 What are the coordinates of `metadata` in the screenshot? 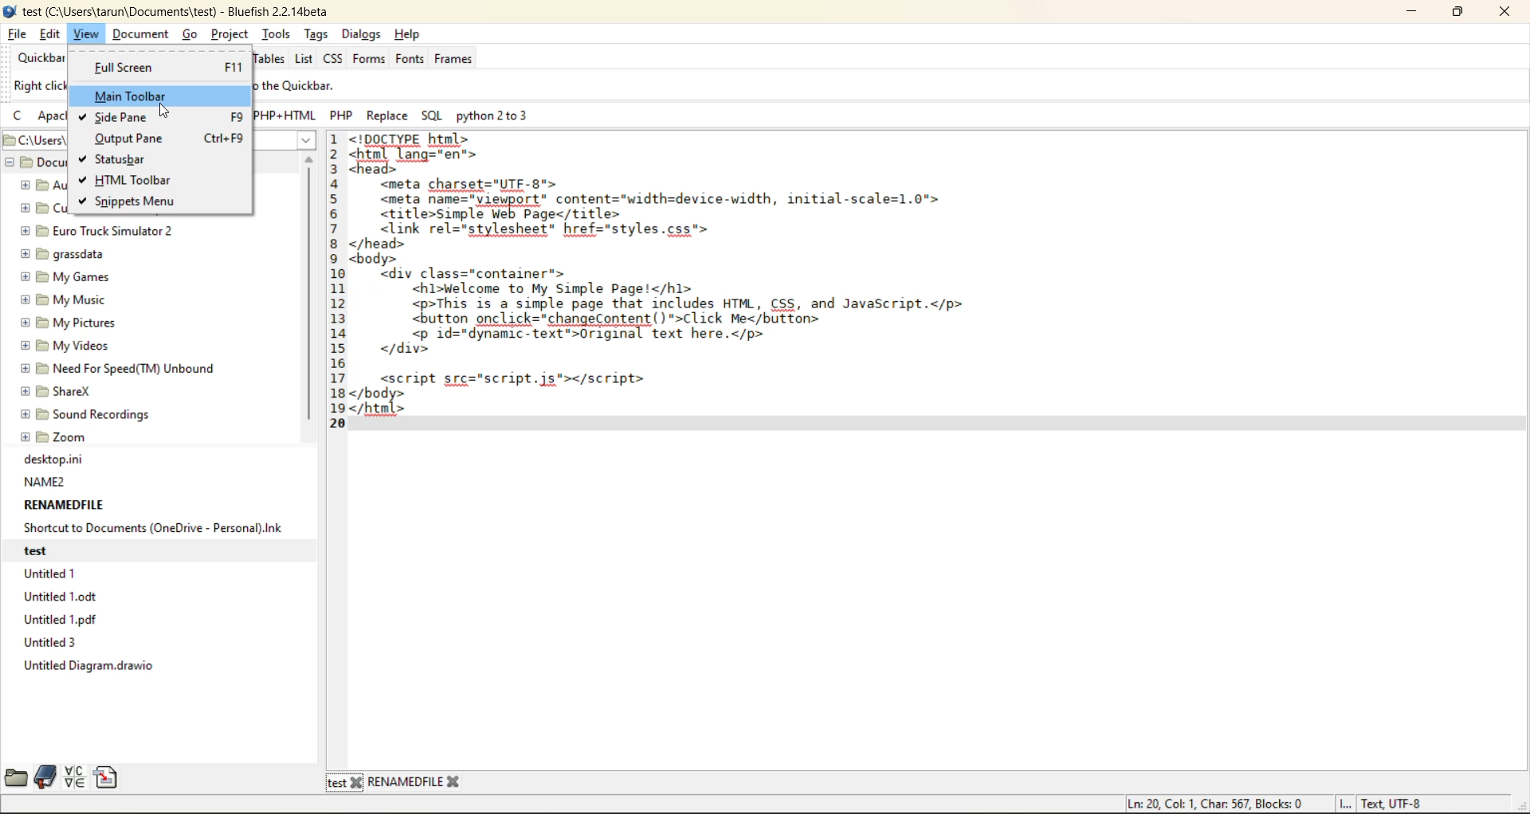 It's located at (1277, 800).